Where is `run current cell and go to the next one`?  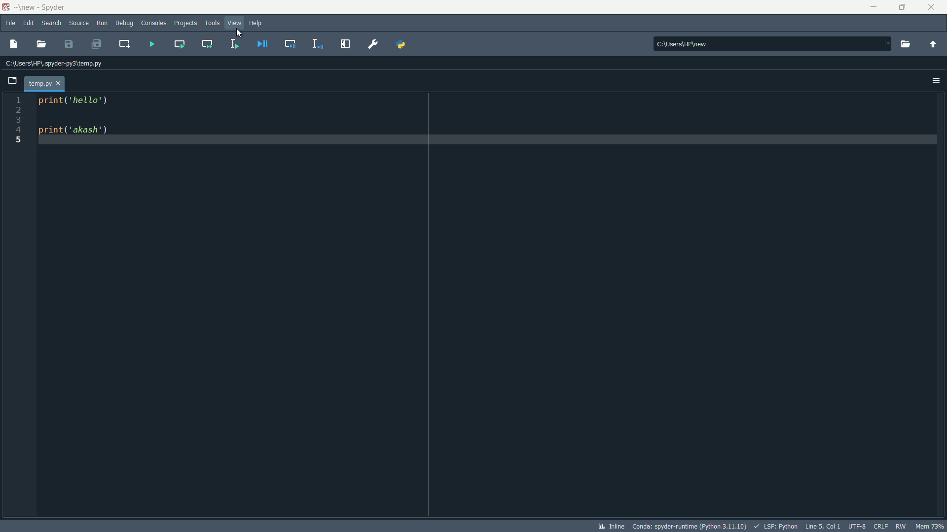 run current cell and go to the next one is located at coordinates (206, 43).